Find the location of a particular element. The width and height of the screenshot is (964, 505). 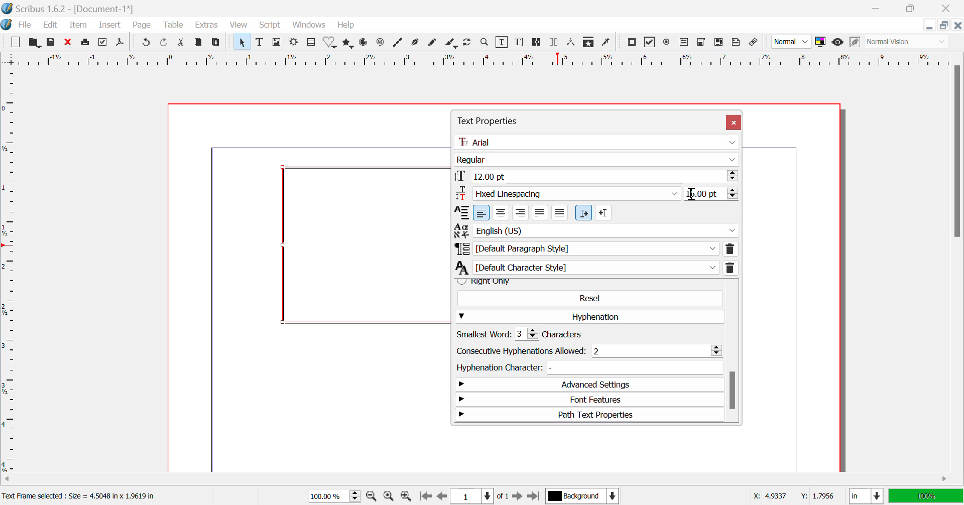

Minimize is located at coordinates (945, 26).